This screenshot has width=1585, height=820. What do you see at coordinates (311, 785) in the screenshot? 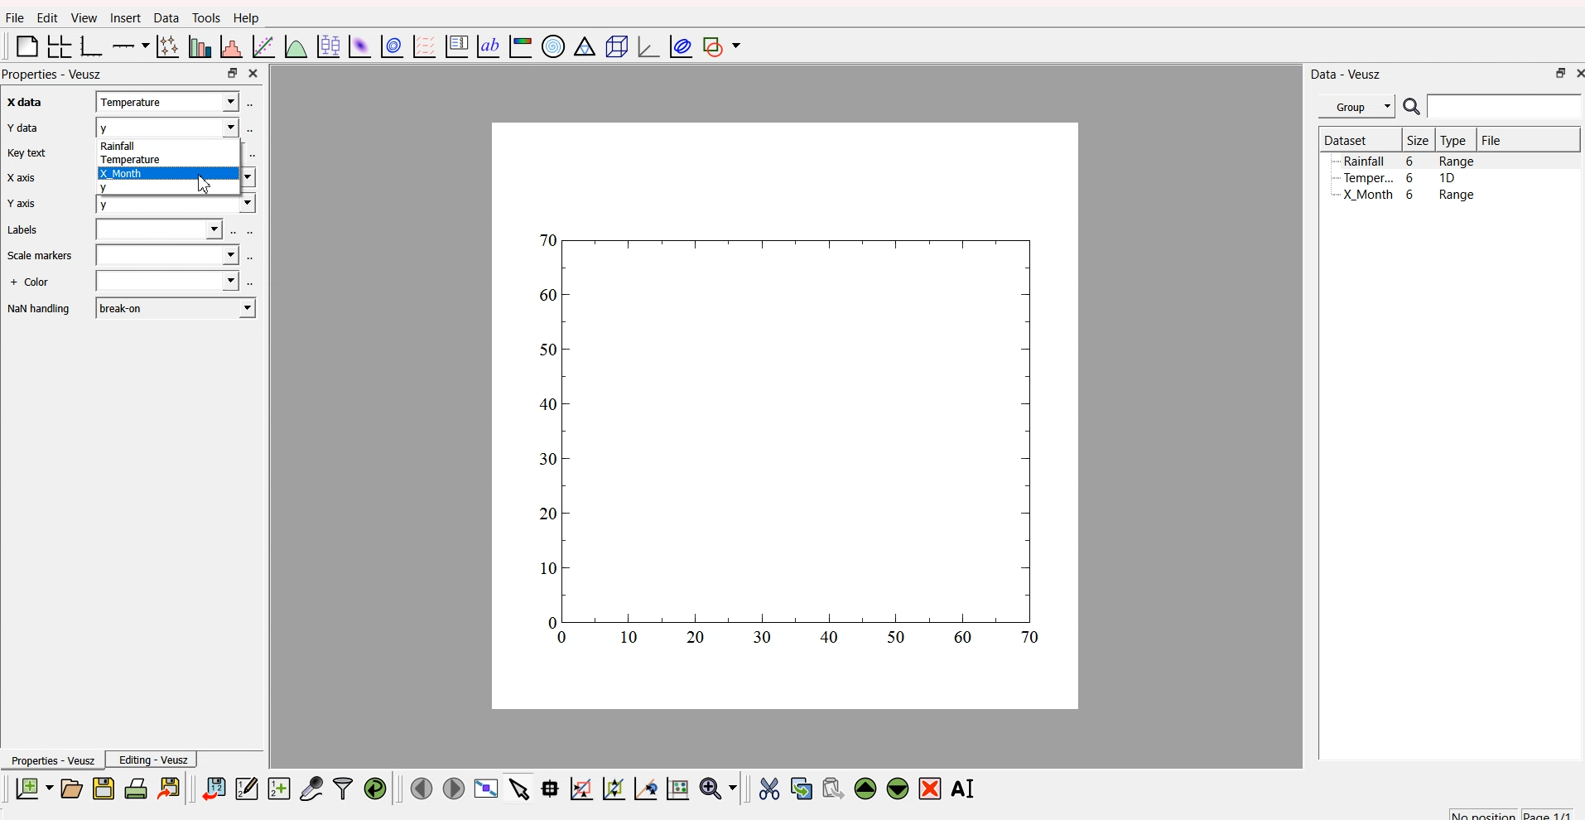
I see `capture a dataset` at bounding box center [311, 785].